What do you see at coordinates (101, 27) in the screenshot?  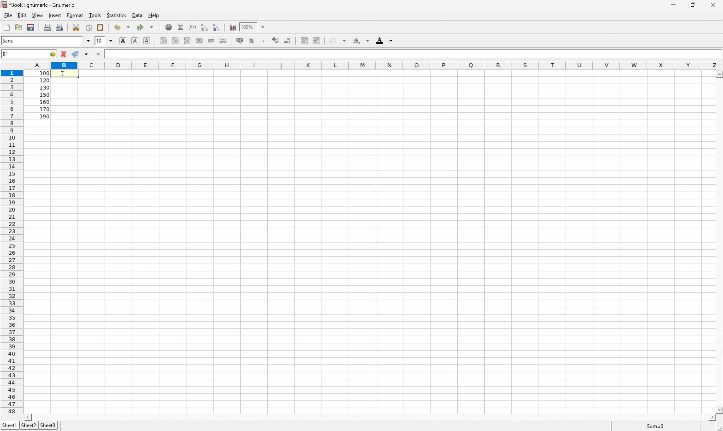 I see `Paste the clipboard` at bounding box center [101, 27].